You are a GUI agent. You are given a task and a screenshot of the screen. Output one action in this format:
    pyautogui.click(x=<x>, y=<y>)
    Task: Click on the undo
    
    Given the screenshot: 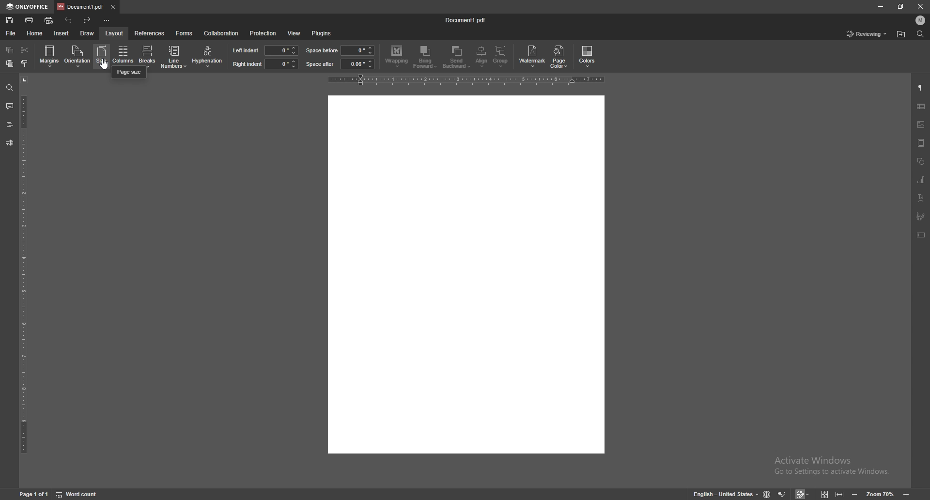 What is the action you would take?
    pyautogui.click(x=69, y=20)
    